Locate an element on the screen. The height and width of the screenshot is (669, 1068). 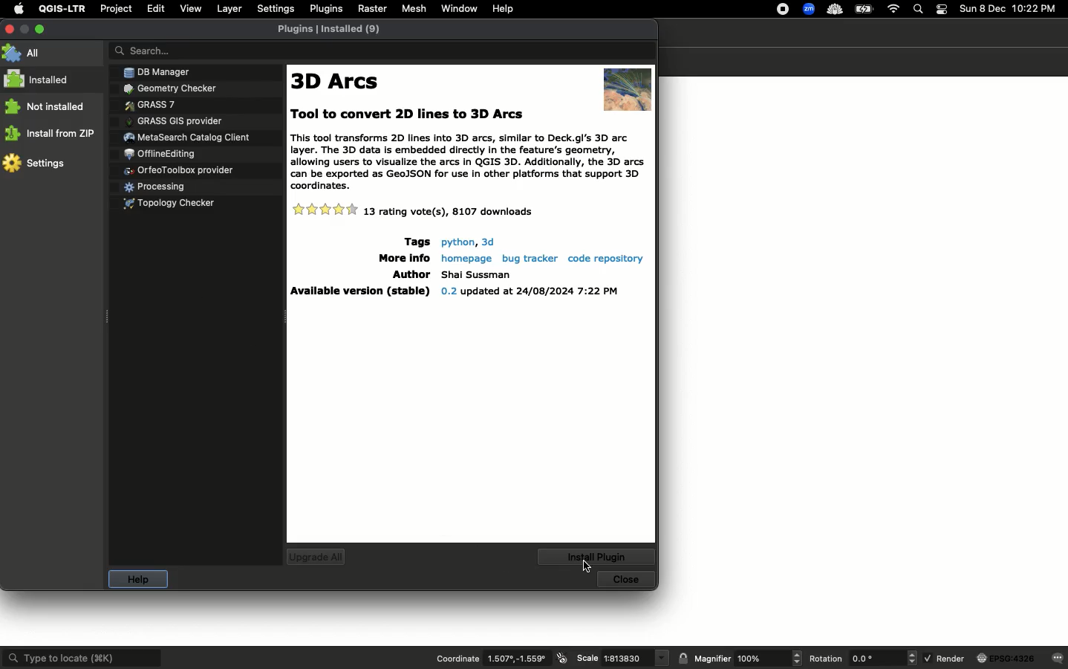
Plugins is located at coordinates (166, 202).